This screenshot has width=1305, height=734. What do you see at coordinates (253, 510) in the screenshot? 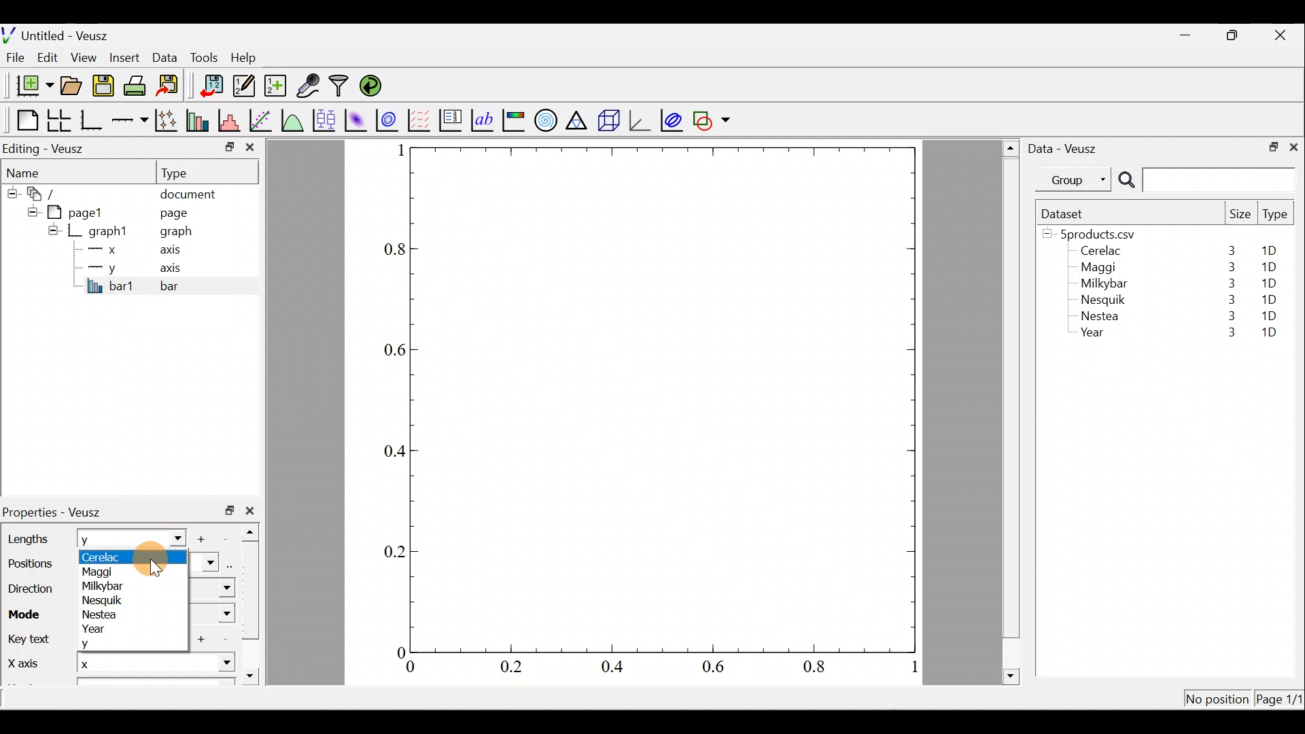
I see `close` at bounding box center [253, 510].